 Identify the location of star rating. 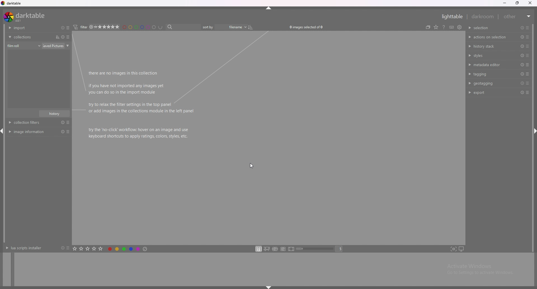
(110, 27).